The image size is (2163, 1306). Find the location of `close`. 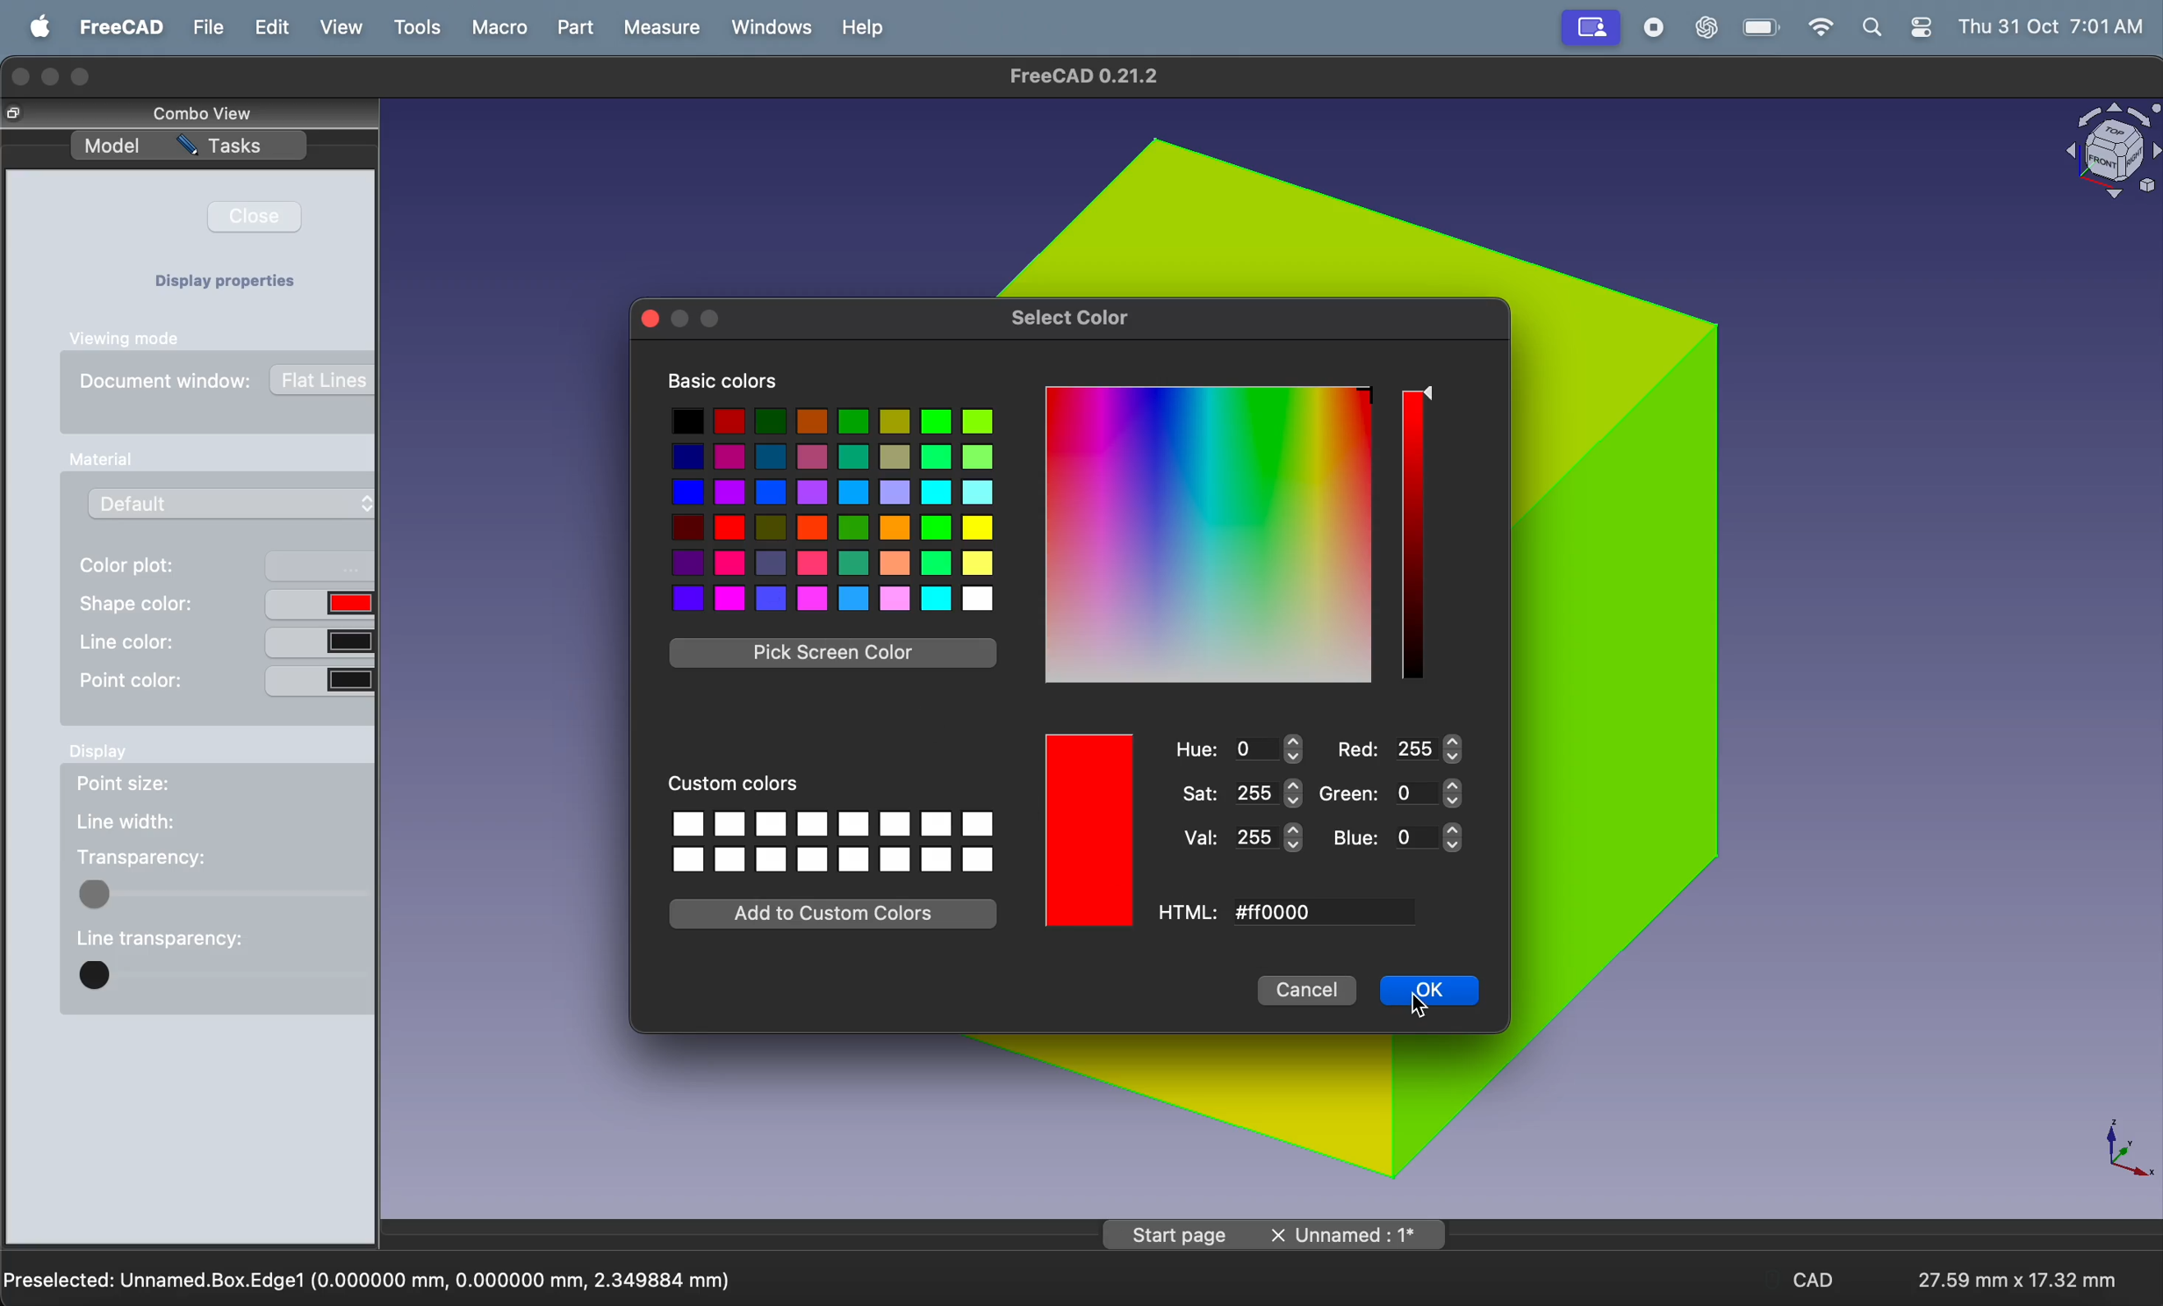

close is located at coordinates (264, 217).